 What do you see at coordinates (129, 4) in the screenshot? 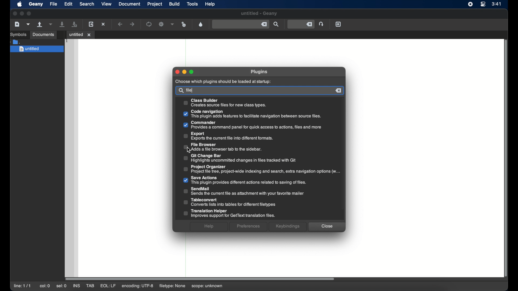
I see `document` at bounding box center [129, 4].